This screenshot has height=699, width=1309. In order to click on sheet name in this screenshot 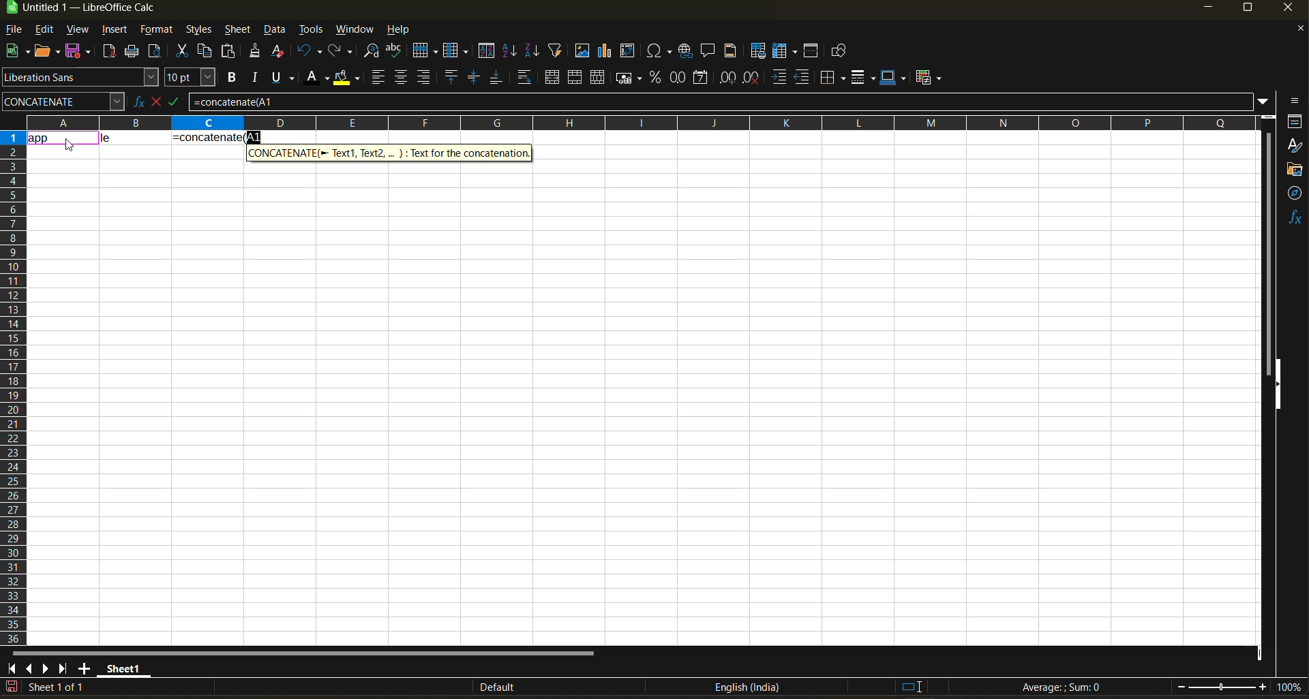, I will do `click(121, 666)`.